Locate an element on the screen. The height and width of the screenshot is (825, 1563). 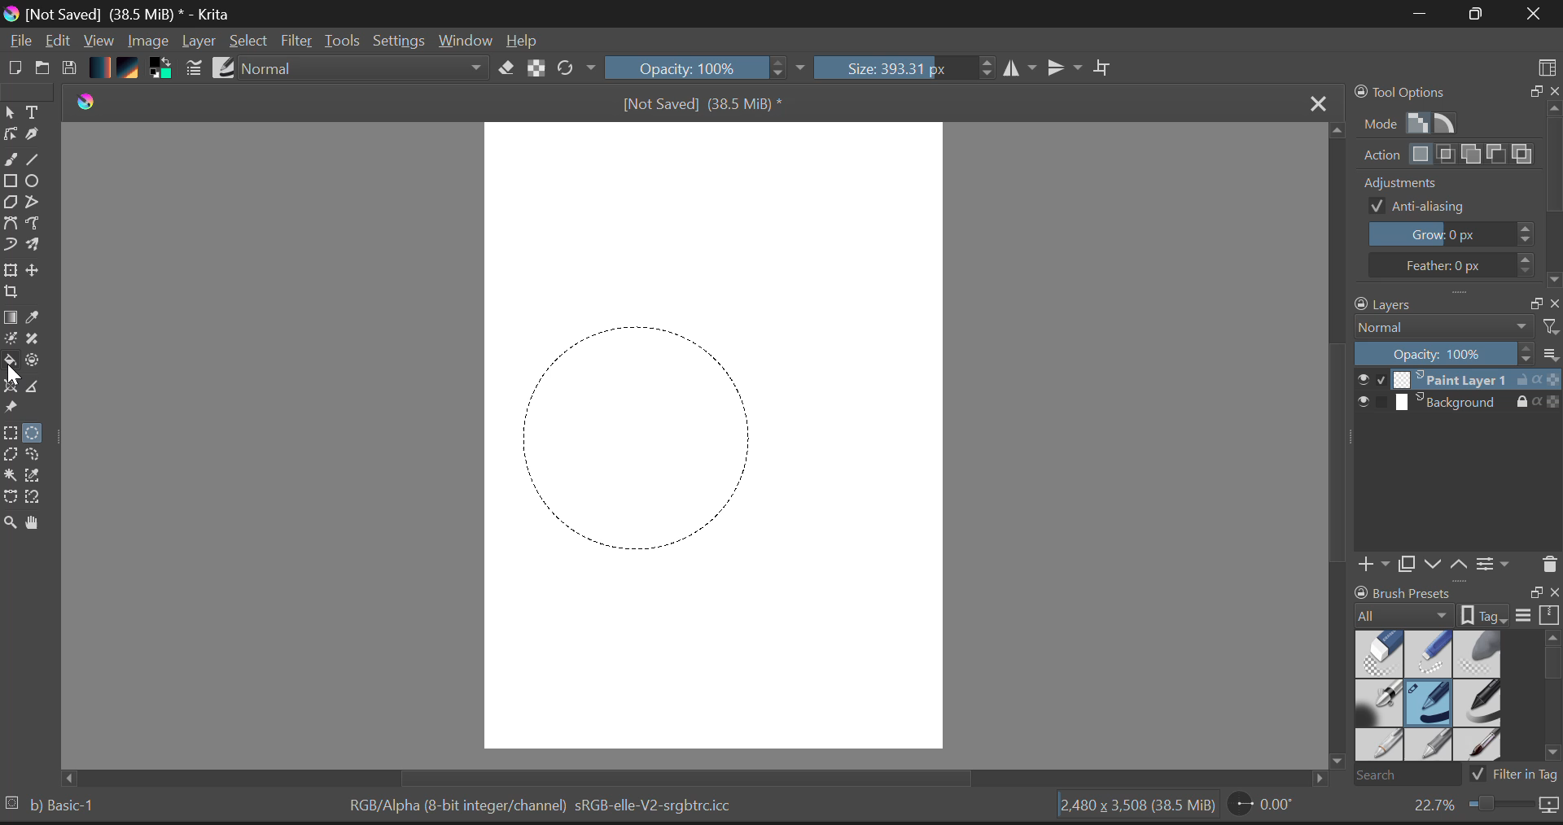
Eraser is located at coordinates (503, 68).